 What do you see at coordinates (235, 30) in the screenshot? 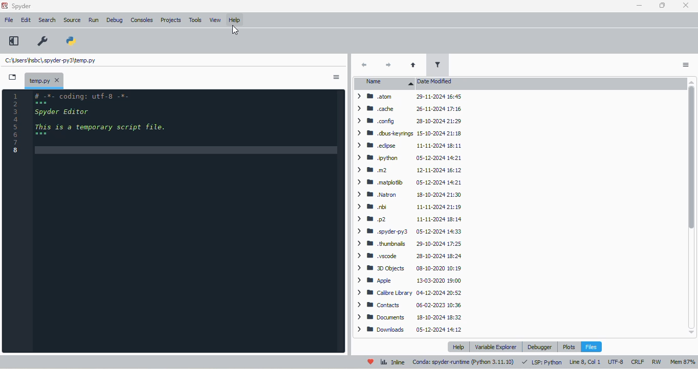
I see `cursor` at bounding box center [235, 30].